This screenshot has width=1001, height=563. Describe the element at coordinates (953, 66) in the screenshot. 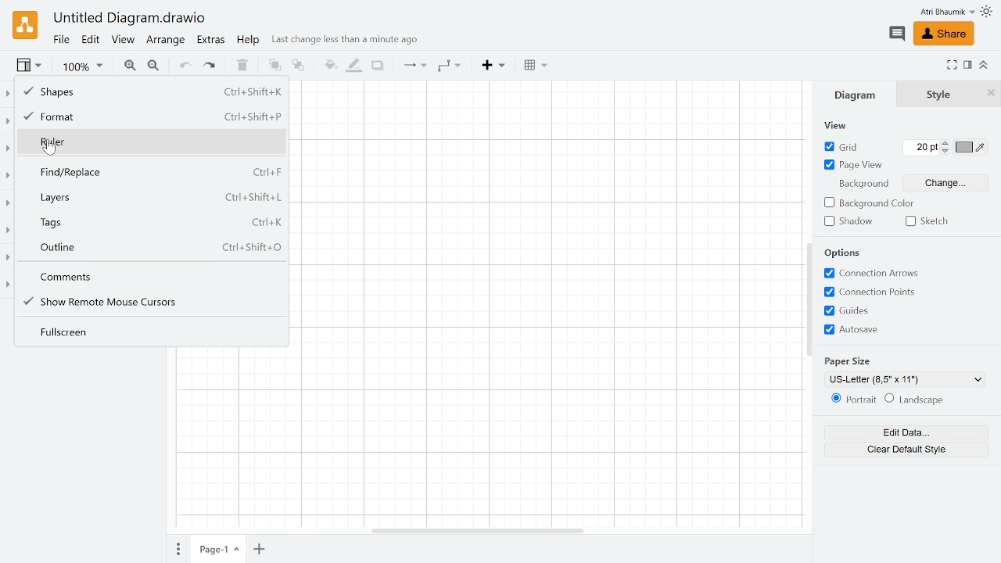

I see `Fullscreen` at that location.